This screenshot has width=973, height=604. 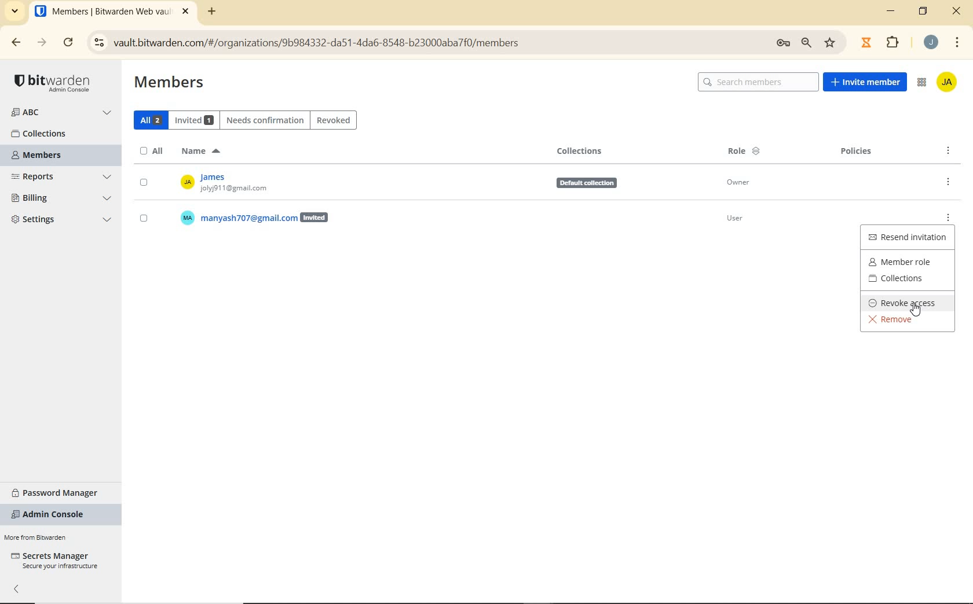 What do you see at coordinates (54, 561) in the screenshot?
I see `SECRETS MANAGER` at bounding box center [54, 561].